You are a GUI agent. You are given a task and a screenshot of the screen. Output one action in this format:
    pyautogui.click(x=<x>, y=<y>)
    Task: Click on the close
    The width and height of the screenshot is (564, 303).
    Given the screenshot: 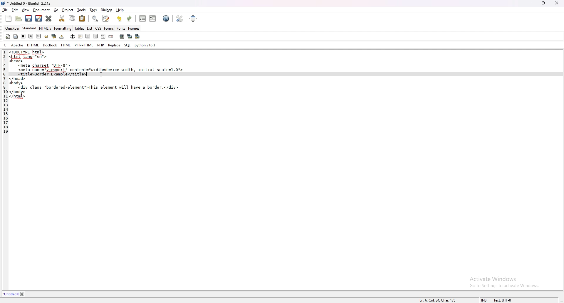 What is the action you would take?
    pyautogui.click(x=557, y=3)
    